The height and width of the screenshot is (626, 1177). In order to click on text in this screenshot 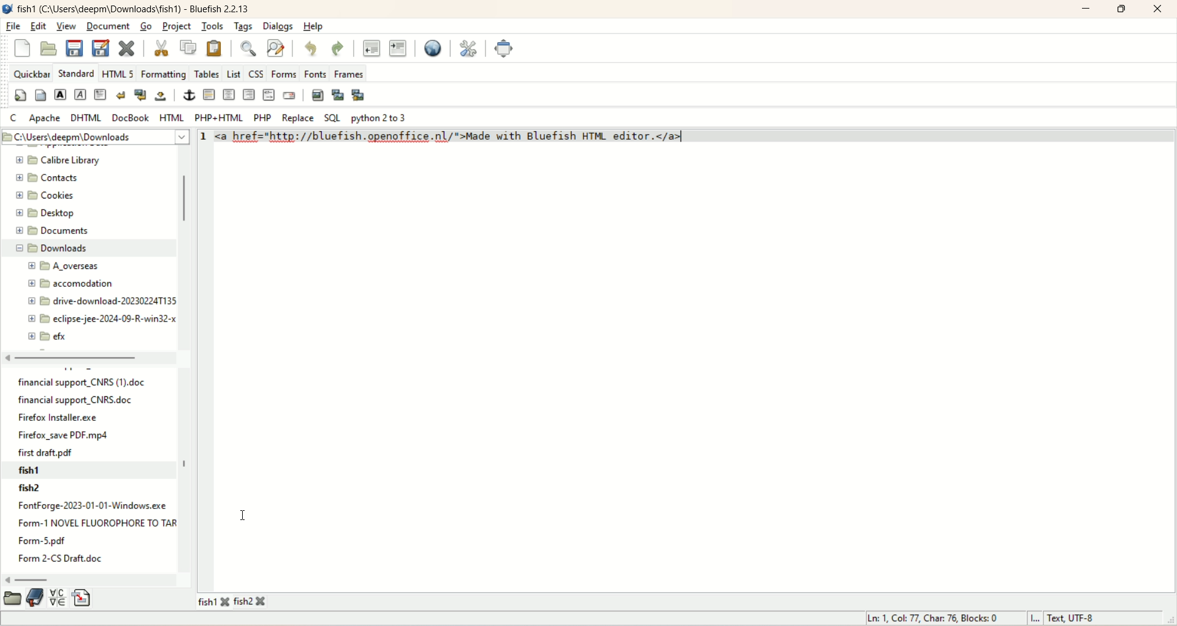, I will do `click(83, 417)`.